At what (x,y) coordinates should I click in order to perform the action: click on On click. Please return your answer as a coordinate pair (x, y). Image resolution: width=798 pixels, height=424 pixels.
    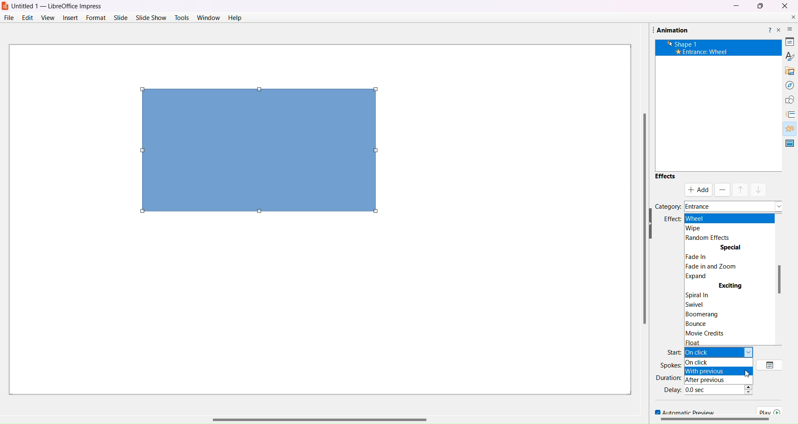
    Looking at the image, I should click on (719, 363).